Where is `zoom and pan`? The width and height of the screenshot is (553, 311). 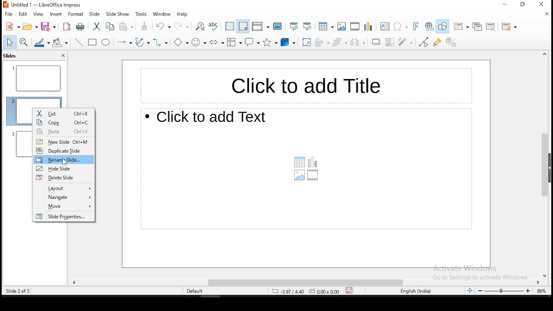 zoom and pan is located at coordinates (24, 42).